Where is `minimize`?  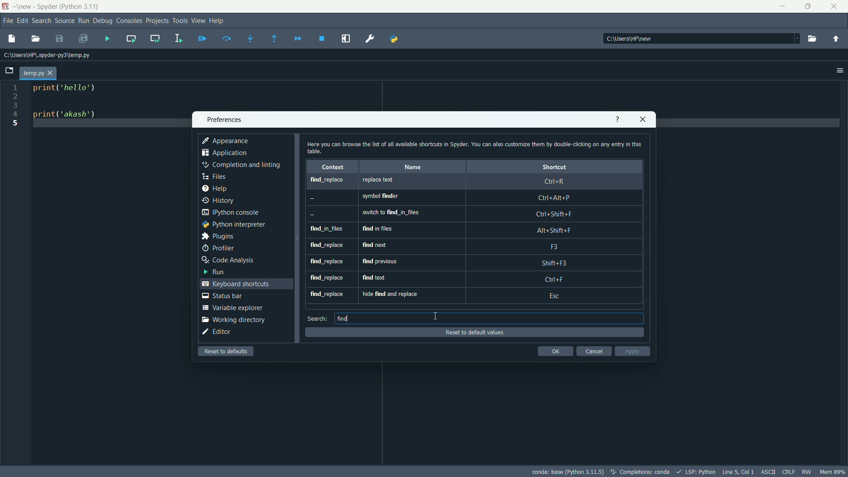 minimize is located at coordinates (781, 5).